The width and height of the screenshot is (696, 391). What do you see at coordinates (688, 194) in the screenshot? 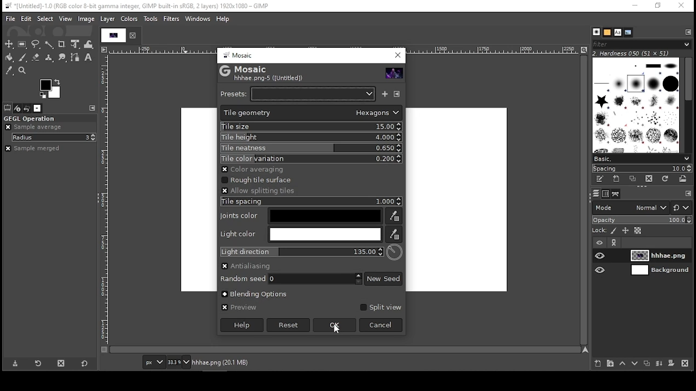
I see `To open Tab menu` at bounding box center [688, 194].